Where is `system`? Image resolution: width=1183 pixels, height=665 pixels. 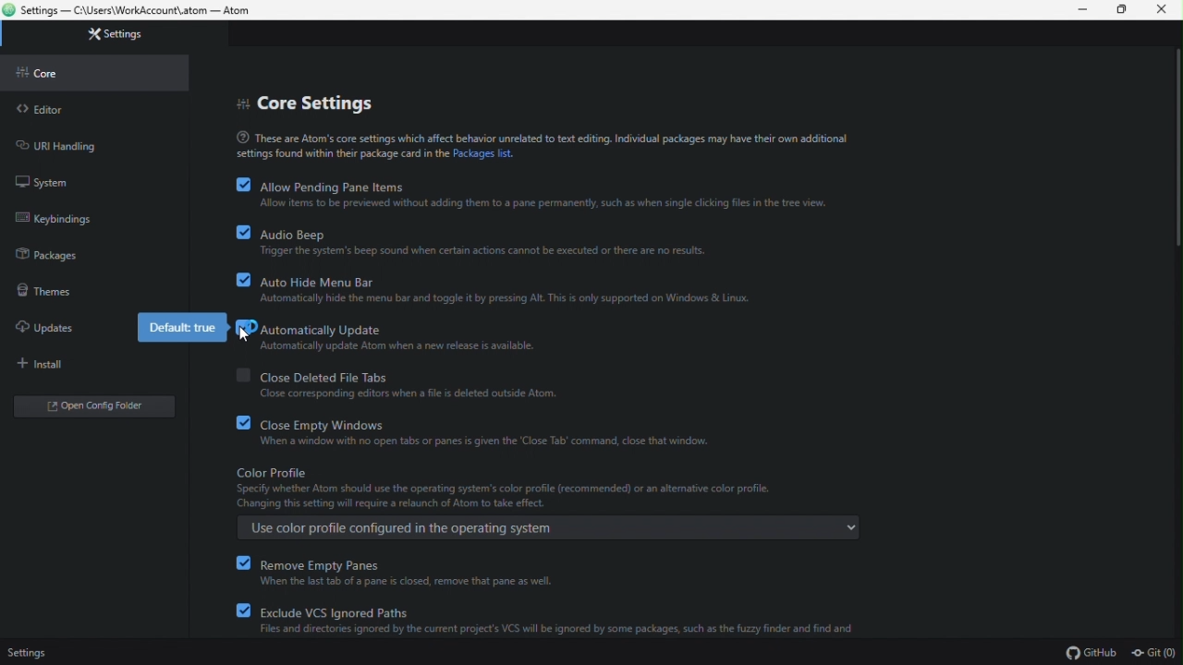
system is located at coordinates (50, 180).